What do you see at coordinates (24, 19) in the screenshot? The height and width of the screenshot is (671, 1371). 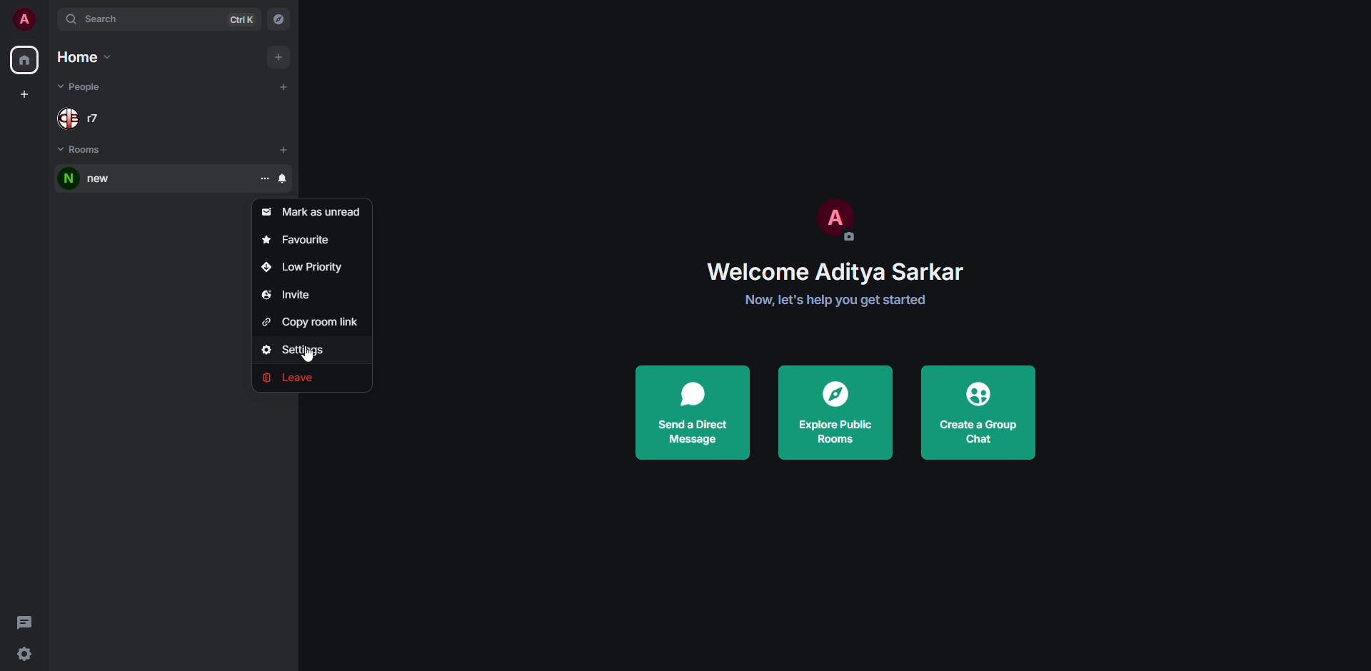 I see `profile` at bounding box center [24, 19].